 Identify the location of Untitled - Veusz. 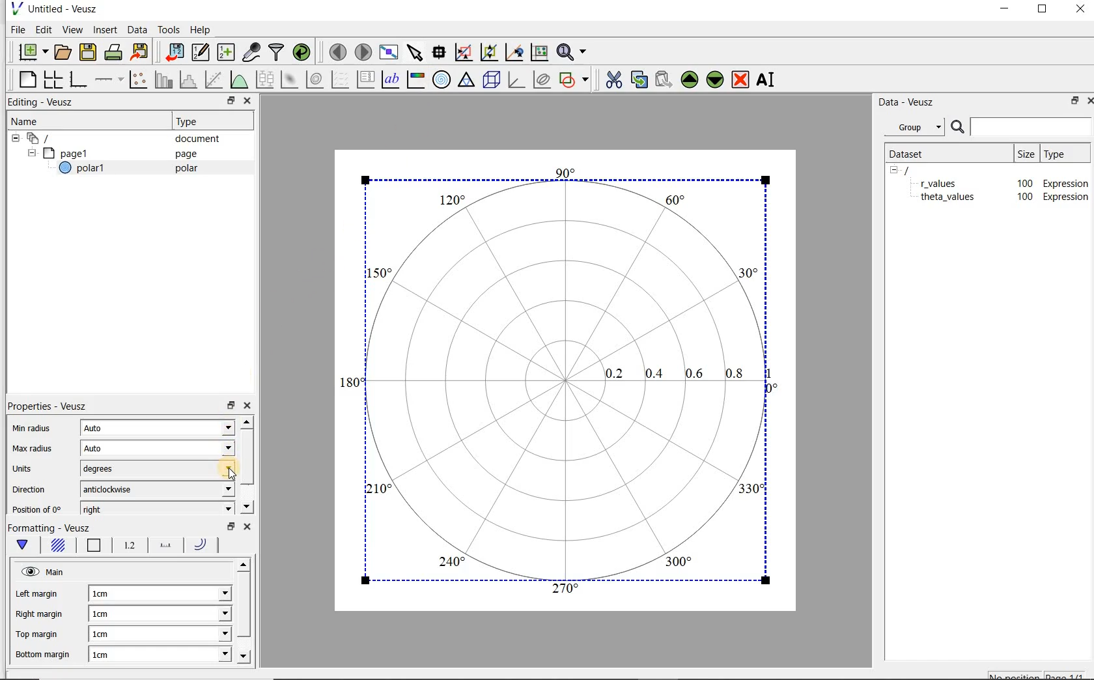
(53, 8).